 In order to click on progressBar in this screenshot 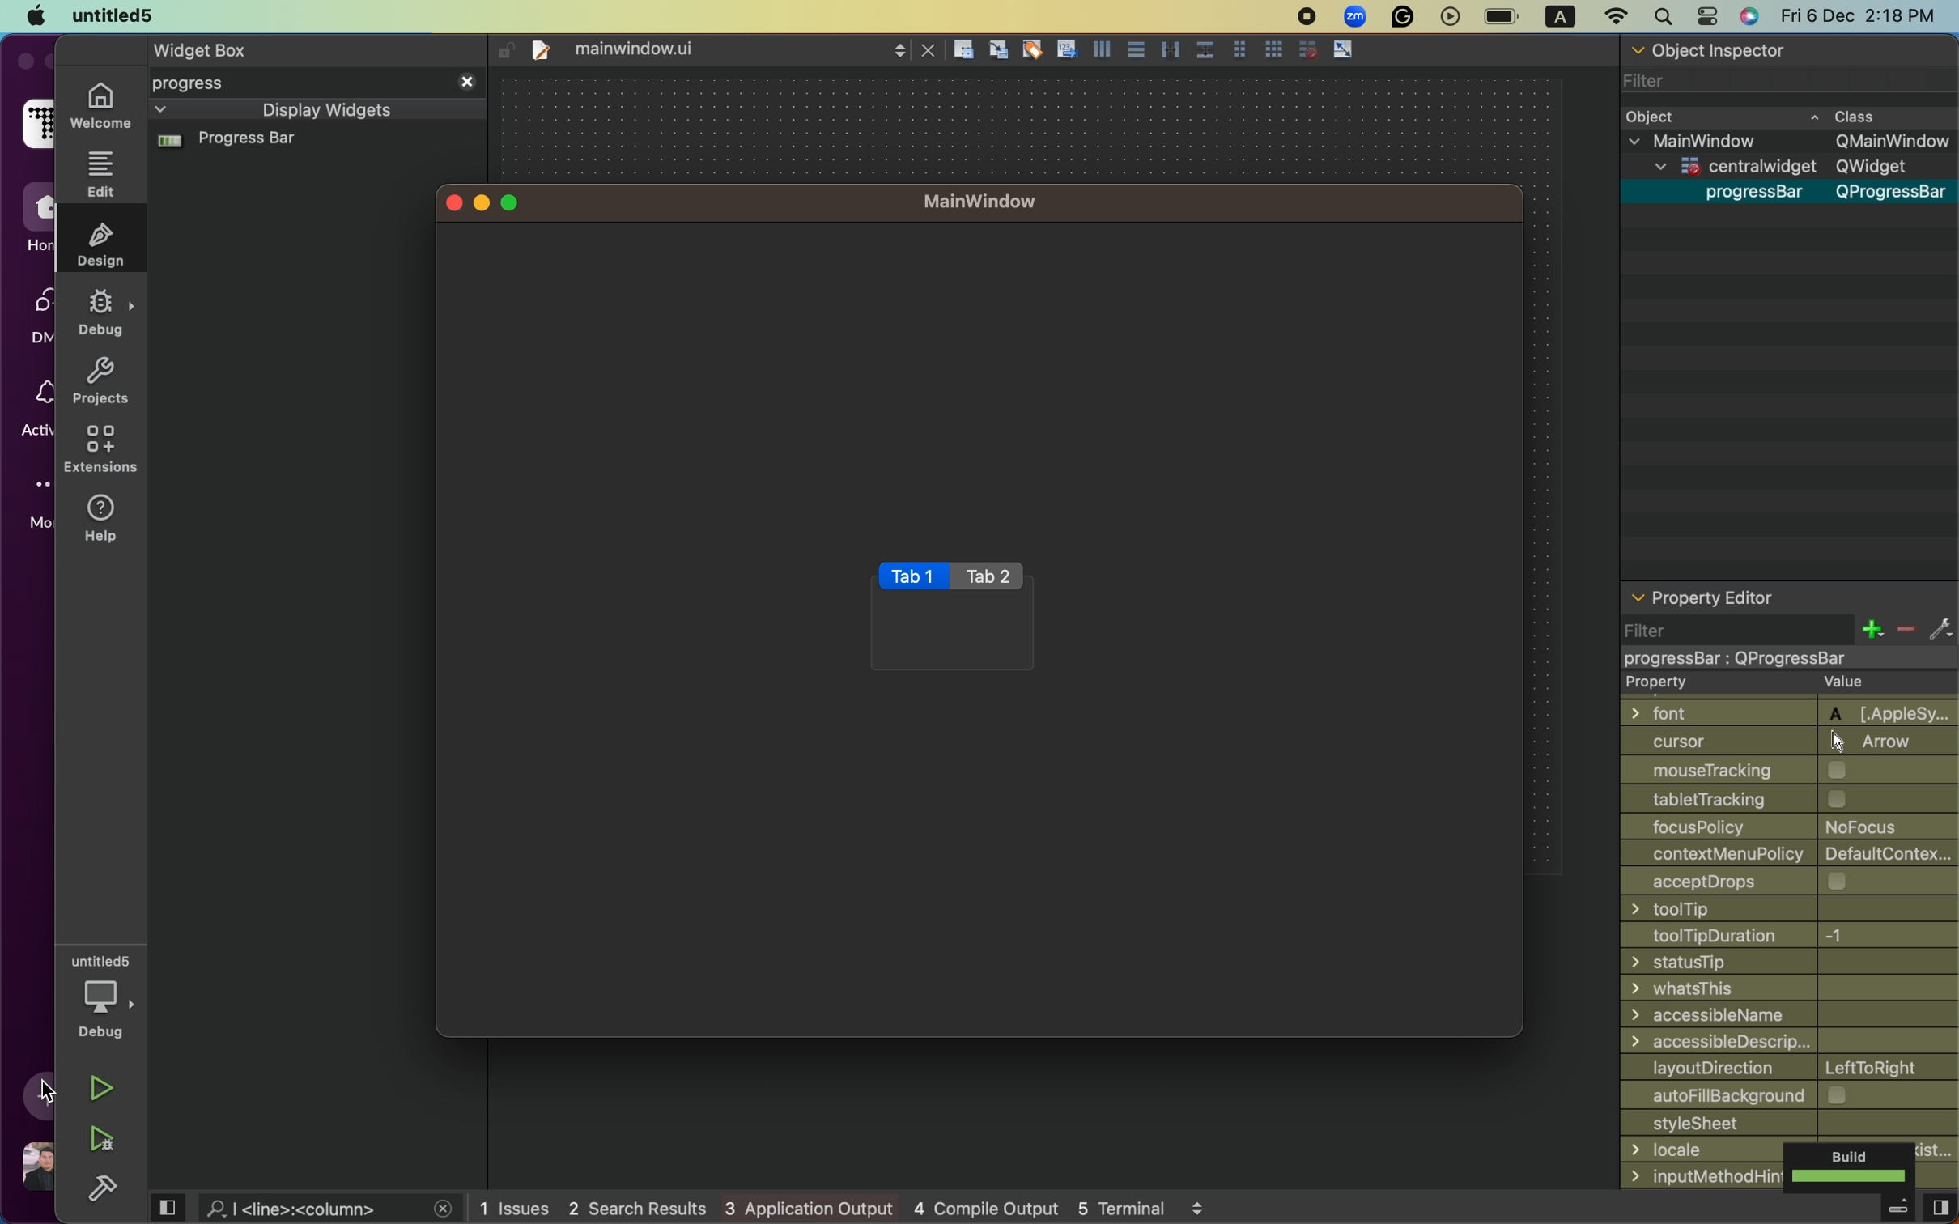, I will do `click(1823, 193)`.